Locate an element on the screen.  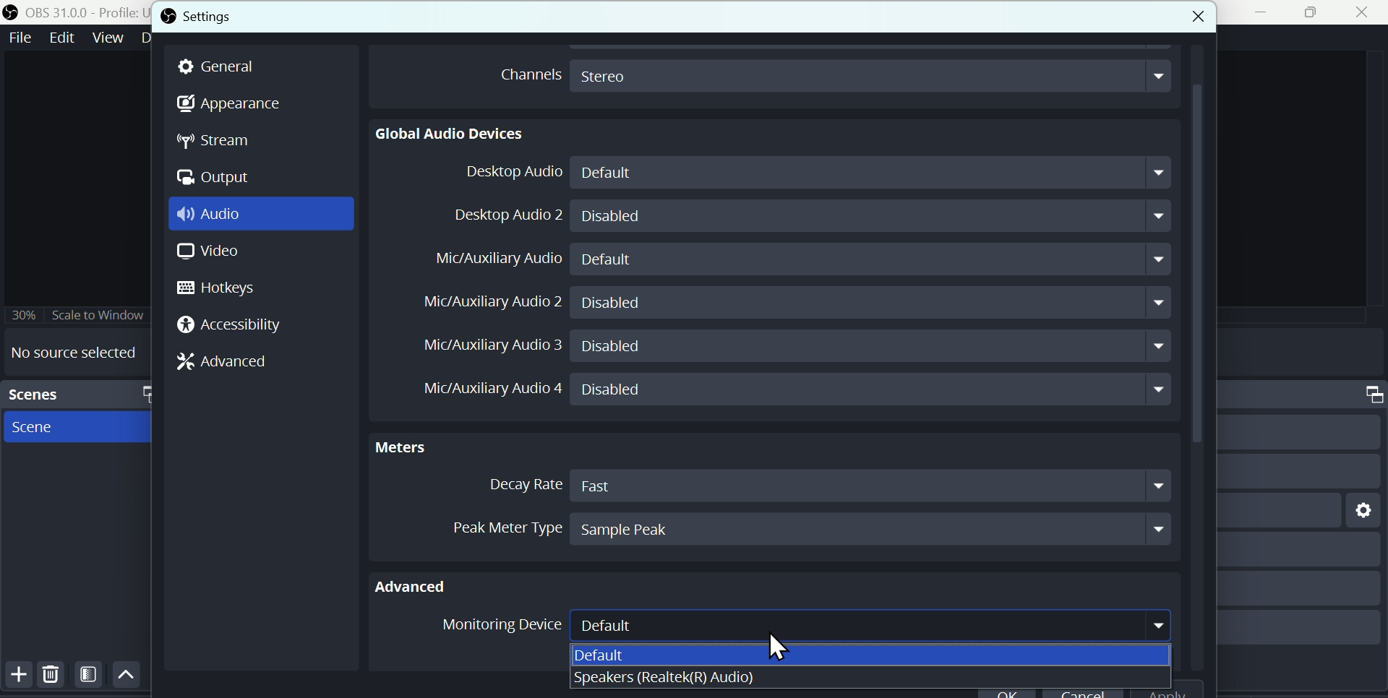
apply is located at coordinates (1175, 690).